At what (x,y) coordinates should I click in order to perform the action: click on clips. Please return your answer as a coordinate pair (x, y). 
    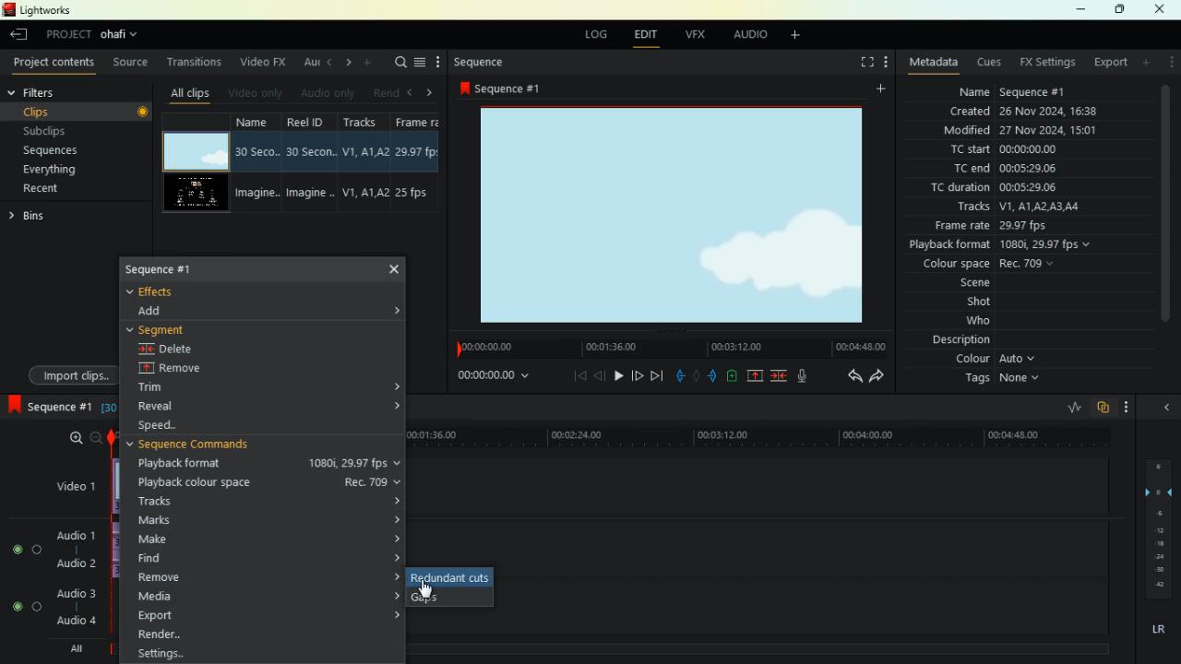
    Looking at the image, I should click on (76, 111).